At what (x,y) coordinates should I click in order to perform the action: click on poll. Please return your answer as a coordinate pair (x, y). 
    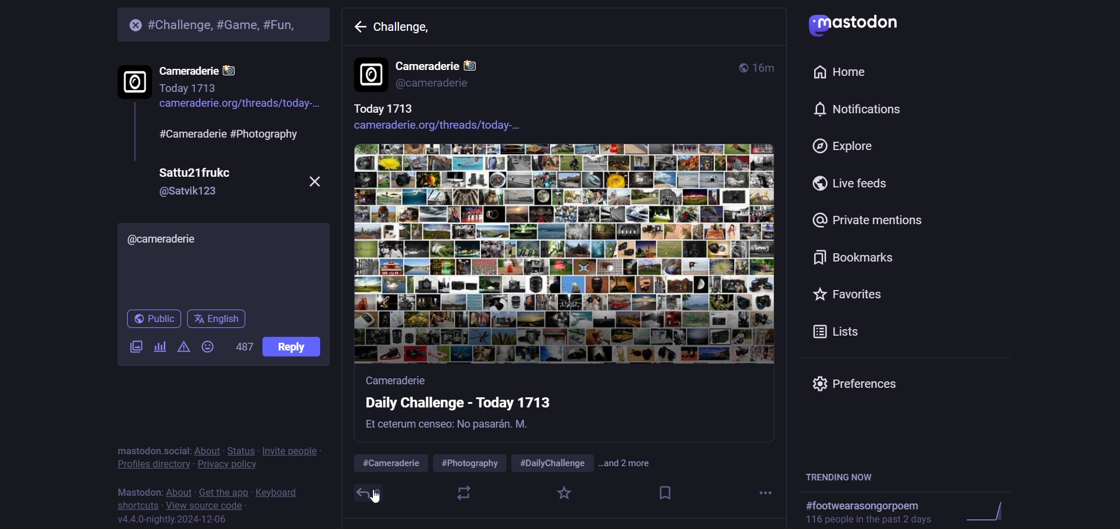
    Looking at the image, I should click on (157, 345).